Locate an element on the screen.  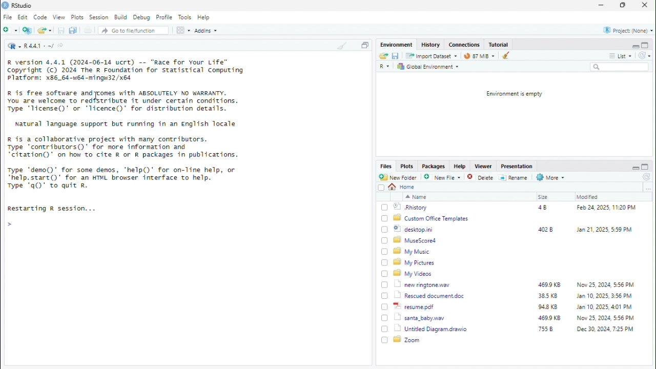
89 MiB is located at coordinates (479, 55).